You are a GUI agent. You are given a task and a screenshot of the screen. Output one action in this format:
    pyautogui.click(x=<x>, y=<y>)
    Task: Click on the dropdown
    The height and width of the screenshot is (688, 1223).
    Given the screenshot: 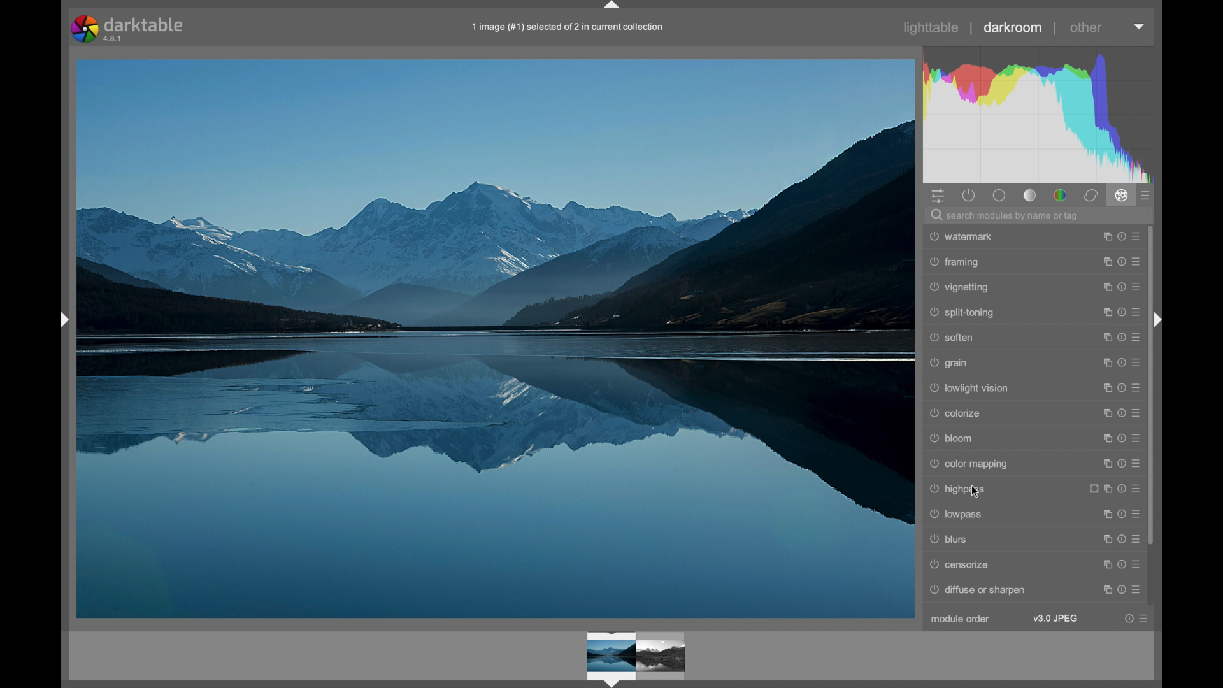 What is the action you would take?
    pyautogui.click(x=1140, y=27)
    